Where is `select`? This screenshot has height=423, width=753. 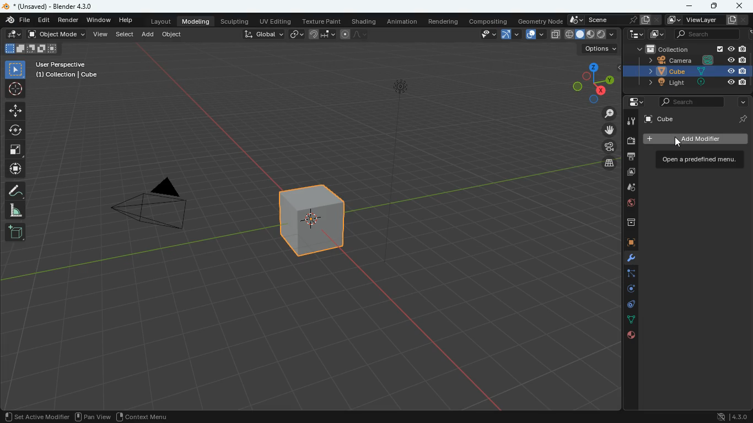
select is located at coordinates (14, 69).